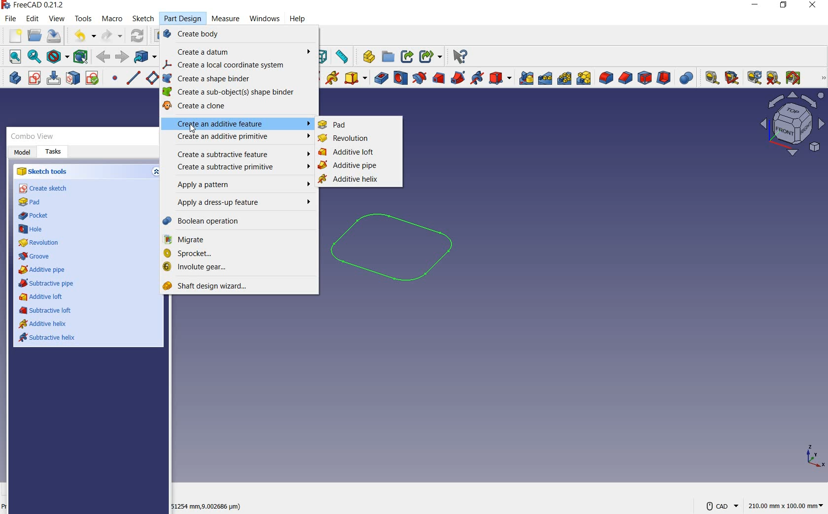  Describe the element at coordinates (34, 78) in the screenshot. I see `create sketch` at that location.